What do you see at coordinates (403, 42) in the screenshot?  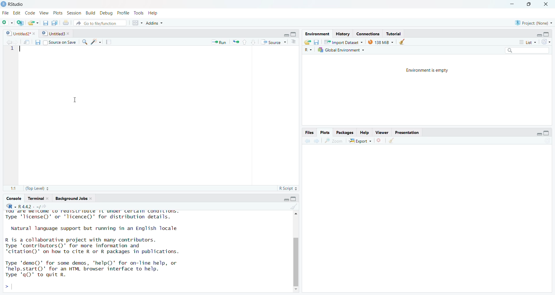 I see `clear objects` at bounding box center [403, 42].